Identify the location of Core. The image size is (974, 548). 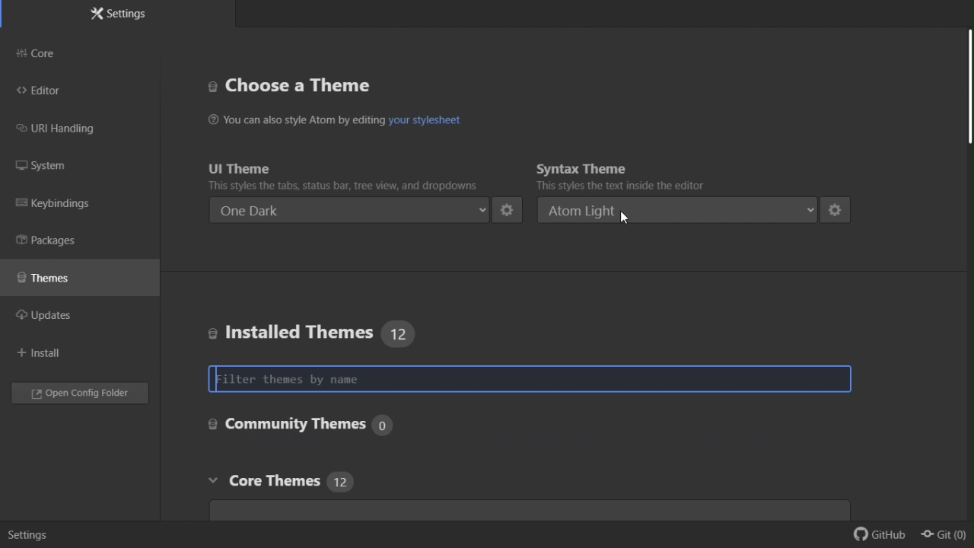
(46, 50).